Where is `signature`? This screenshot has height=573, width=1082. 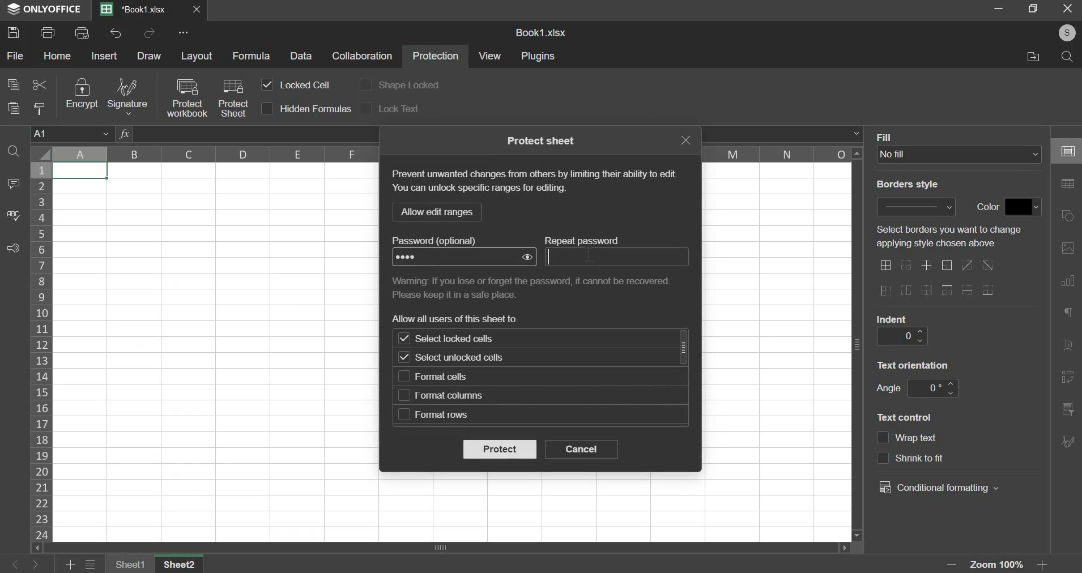 signature is located at coordinates (126, 96).